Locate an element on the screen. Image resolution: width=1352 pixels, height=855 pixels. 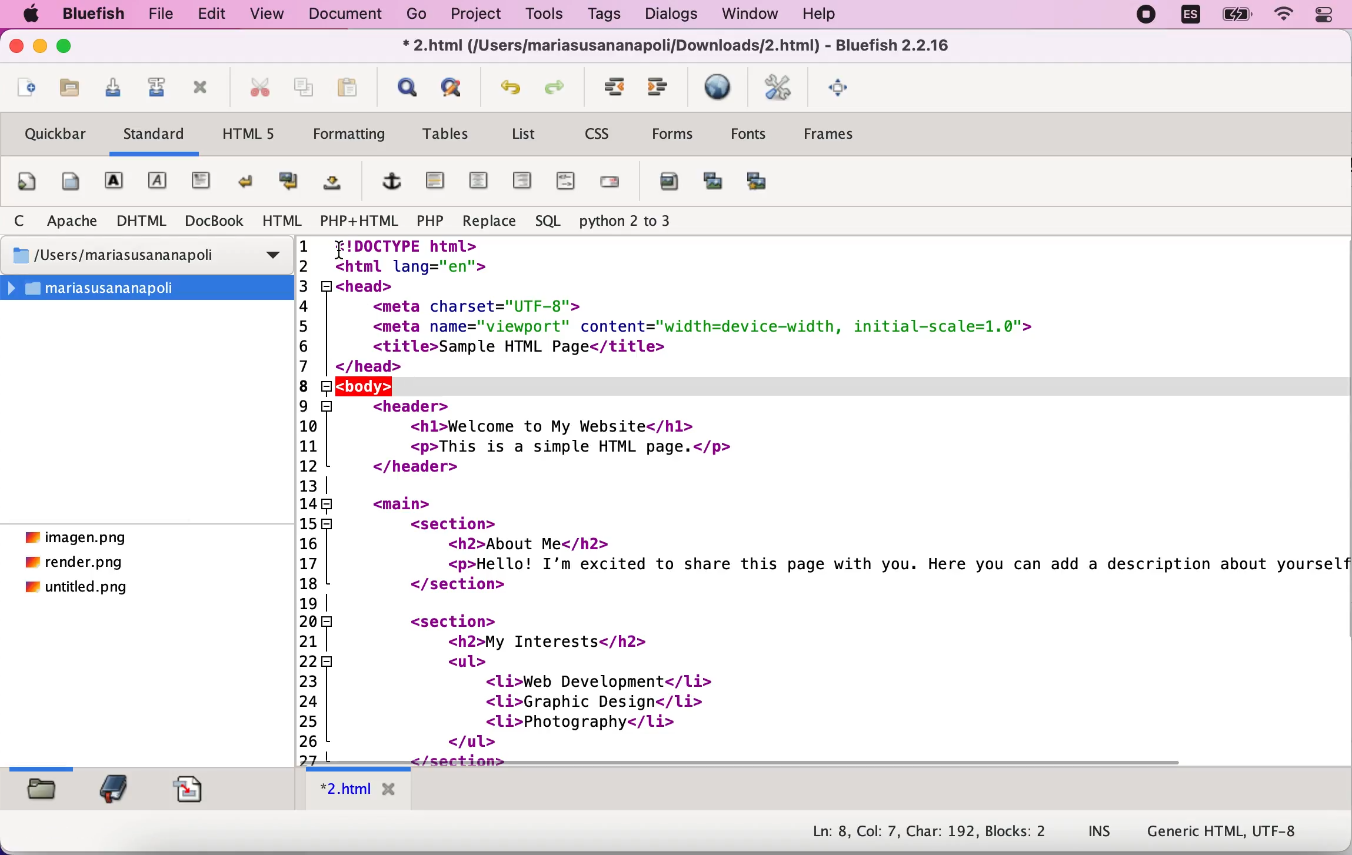
help is located at coordinates (827, 14).